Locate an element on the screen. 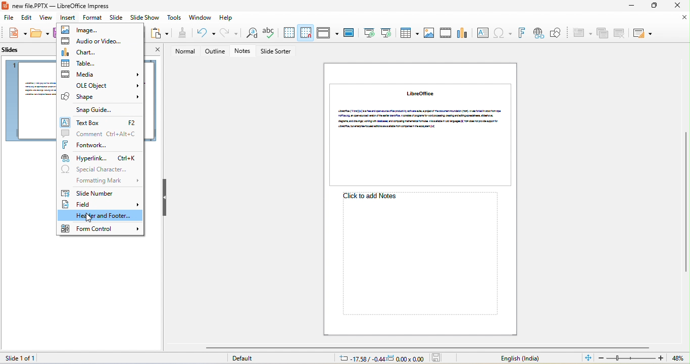 The height and width of the screenshot is (364, 690). minimize is located at coordinates (629, 7).